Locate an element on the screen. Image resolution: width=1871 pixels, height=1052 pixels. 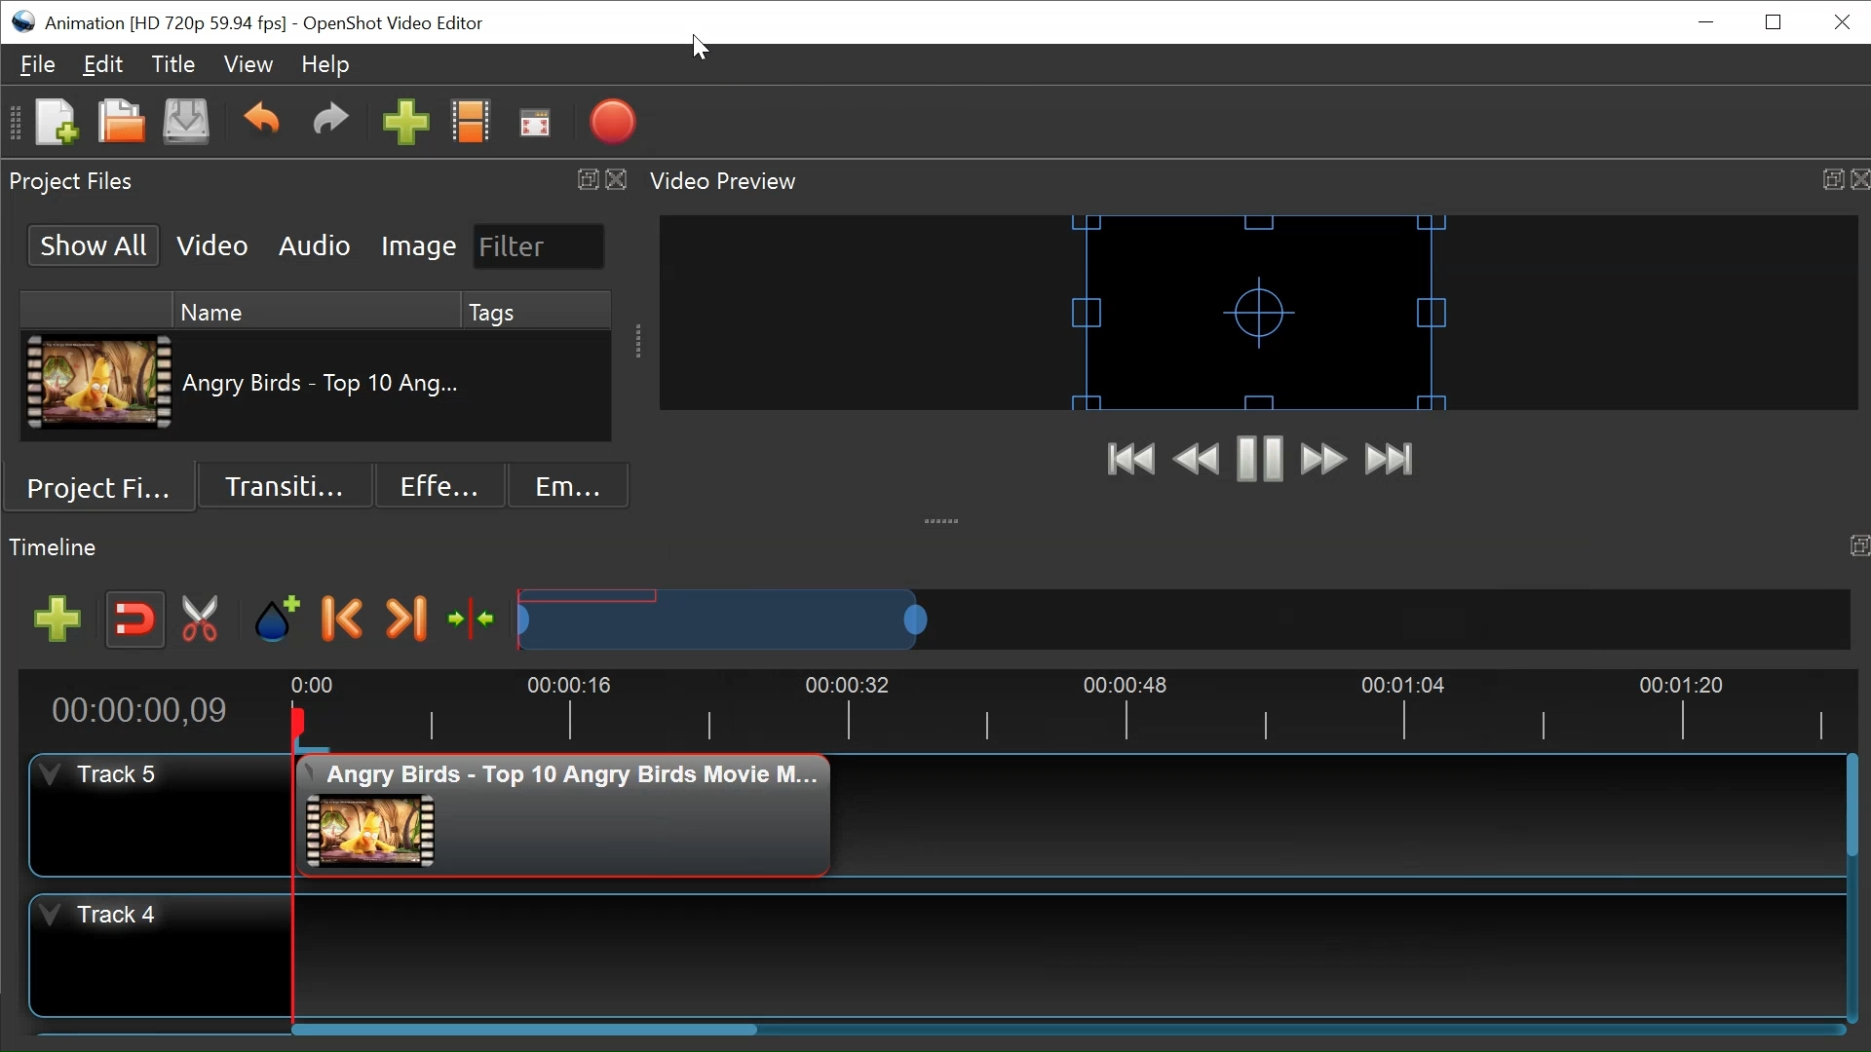
Previe Window is located at coordinates (1260, 312).